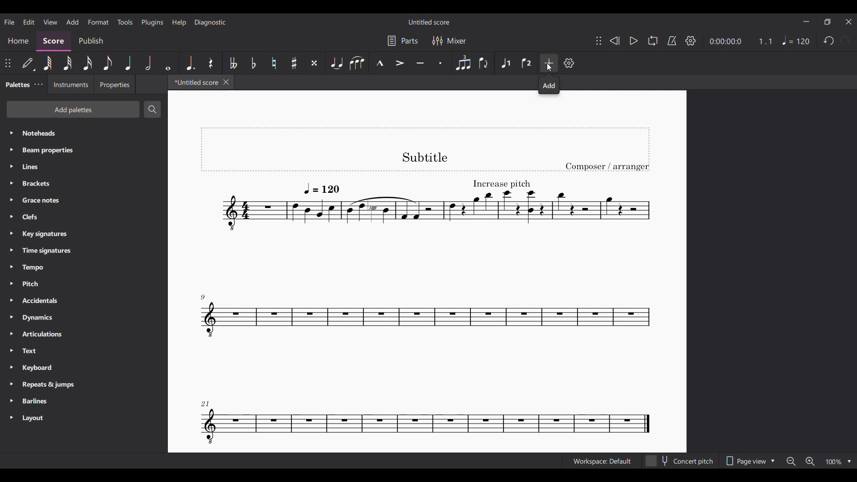 The image size is (857, 482). Describe the element at coordinates (84, 402) in the screenshot. I see `Barlines` at that location.